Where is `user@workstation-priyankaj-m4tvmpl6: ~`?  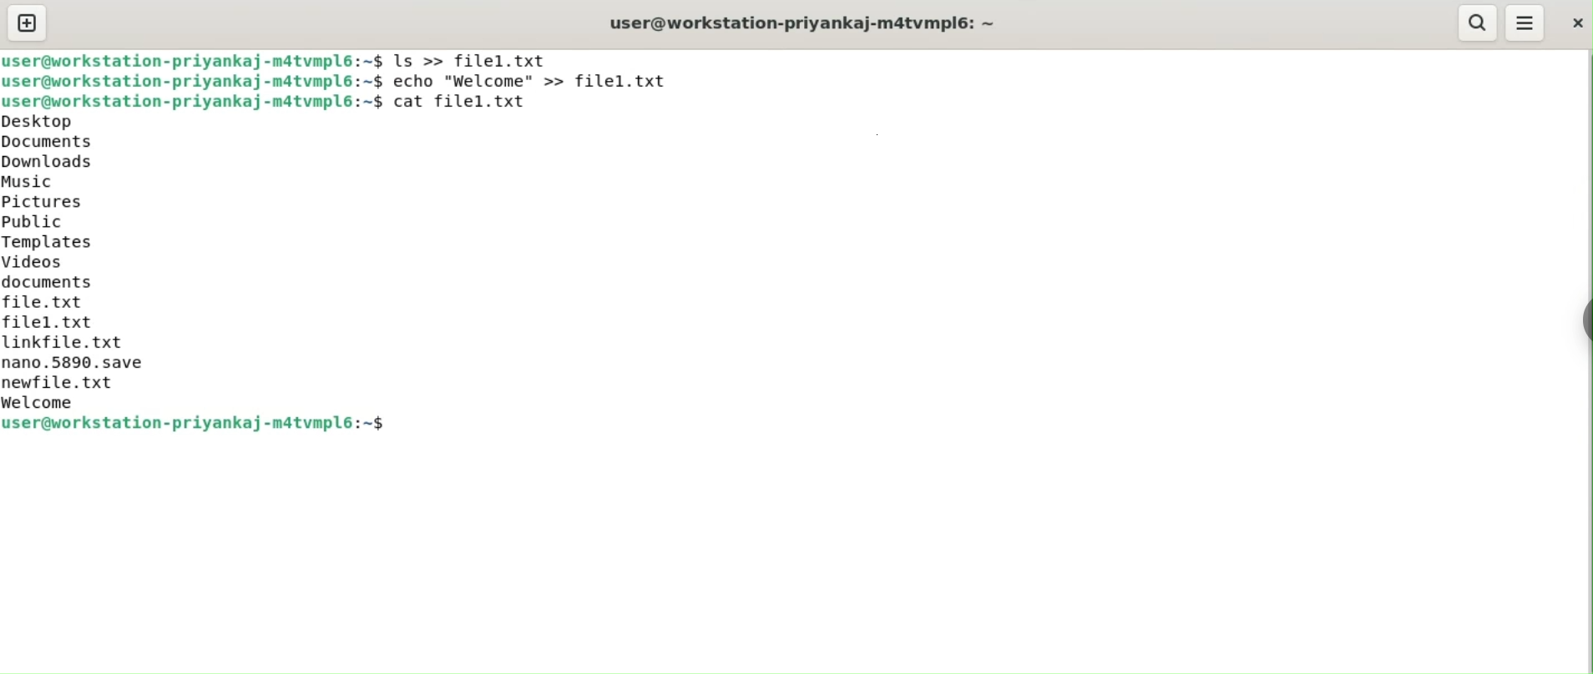 user@workstation-priyankaj-m4tvmpl6: ~ is located at coordinates (805, 23).